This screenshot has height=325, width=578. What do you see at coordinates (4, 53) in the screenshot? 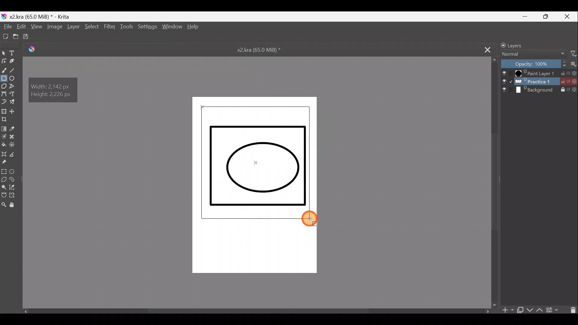
I see `Select shapes tool` at bounding box center [4, 53].